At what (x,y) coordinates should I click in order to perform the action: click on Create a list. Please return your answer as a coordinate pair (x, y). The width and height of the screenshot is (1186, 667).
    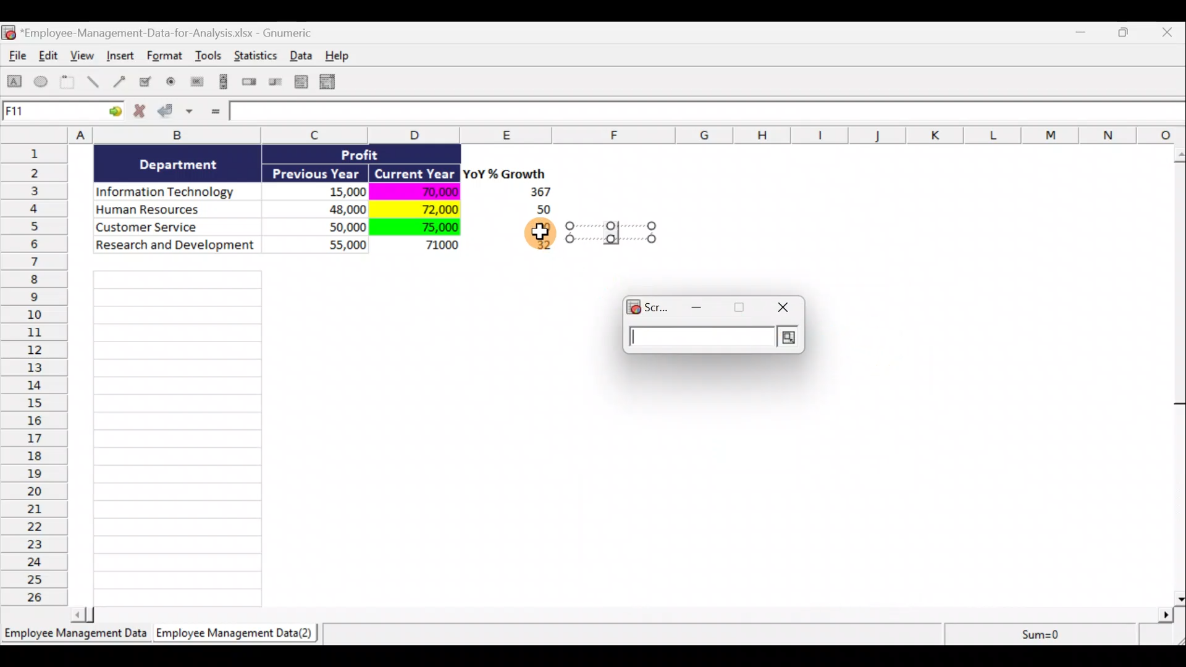
    Looking at the image, I should click on (298, 82).